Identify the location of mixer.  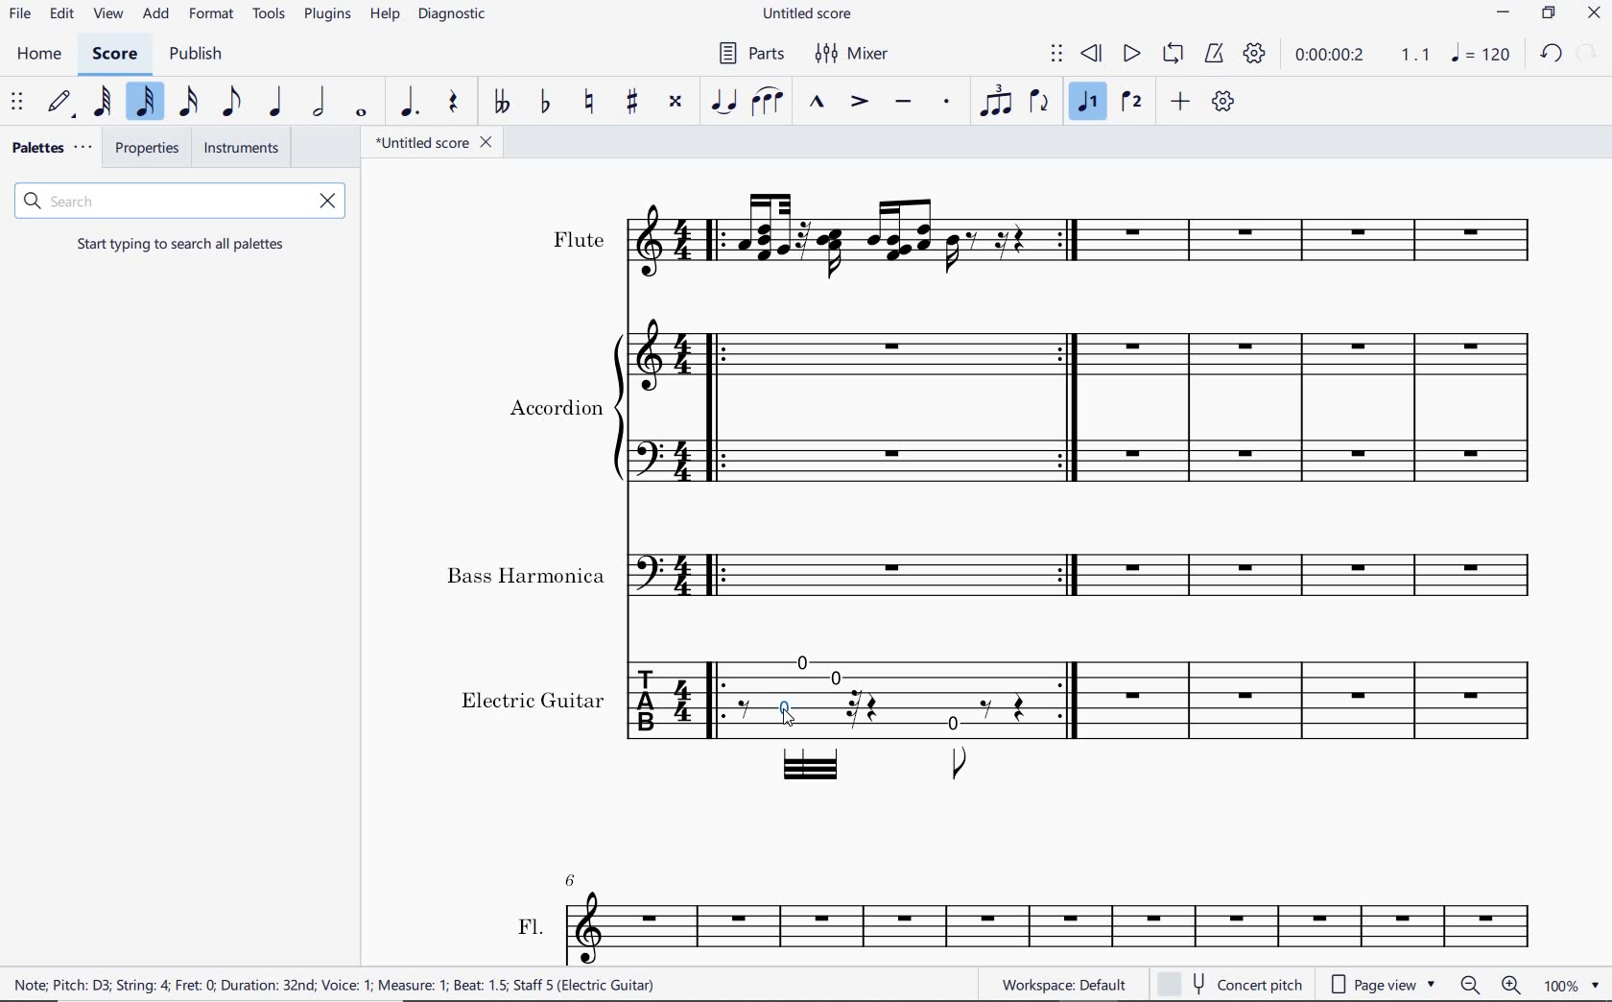
(853, 52).